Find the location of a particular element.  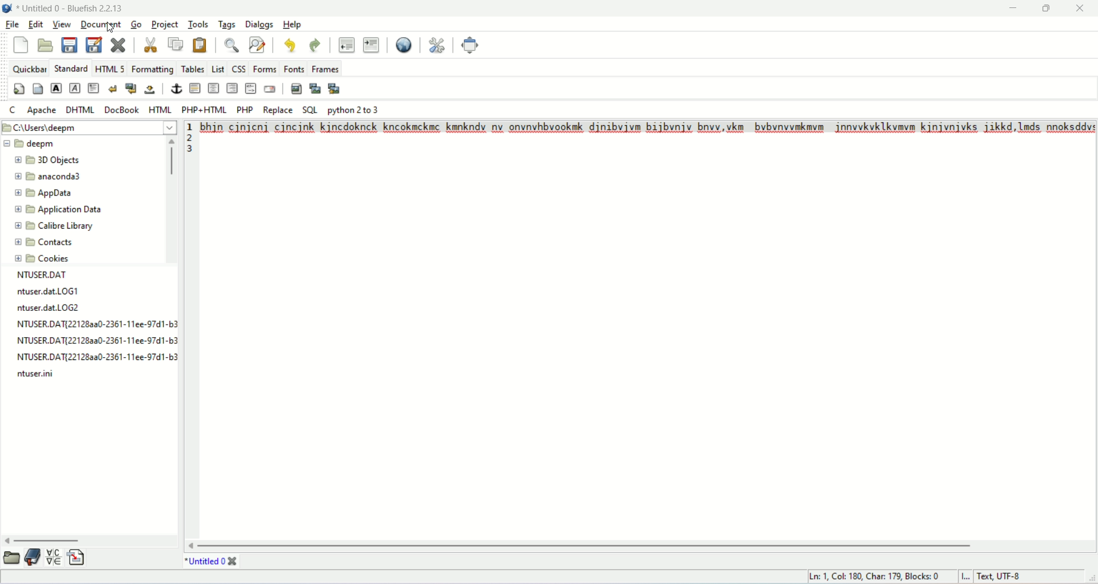

forms is located at coordinates (265, 69).